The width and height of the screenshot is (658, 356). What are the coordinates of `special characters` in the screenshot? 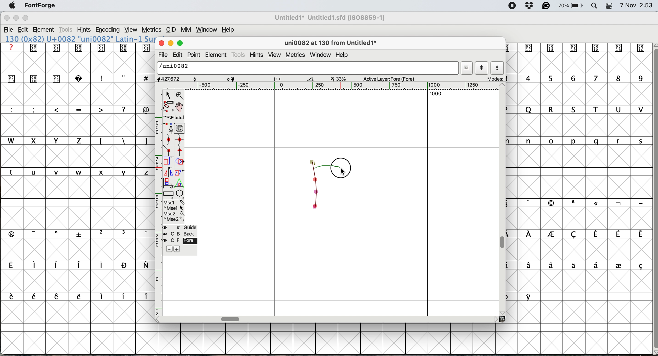 It's located at (74, 109).